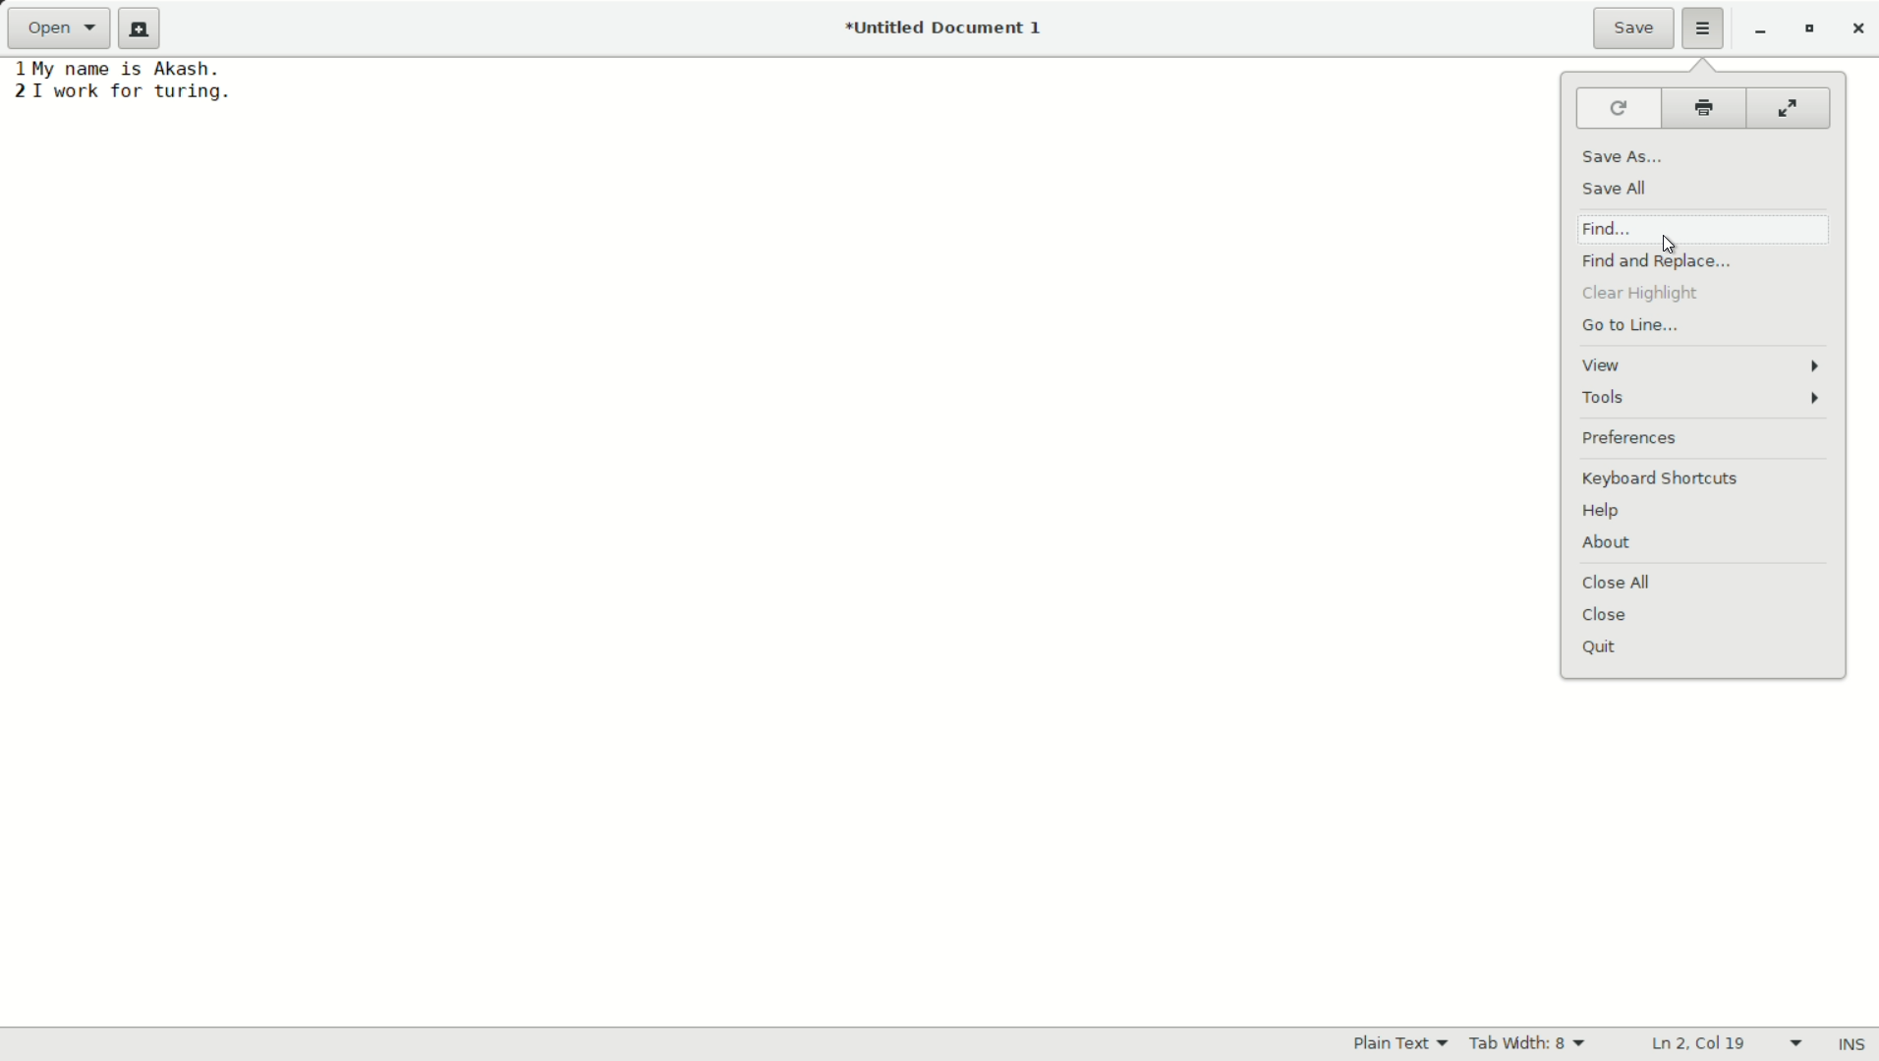 The height and width of the screenshot is (1061, 1879). I want to click on print, so click(1705, 111).